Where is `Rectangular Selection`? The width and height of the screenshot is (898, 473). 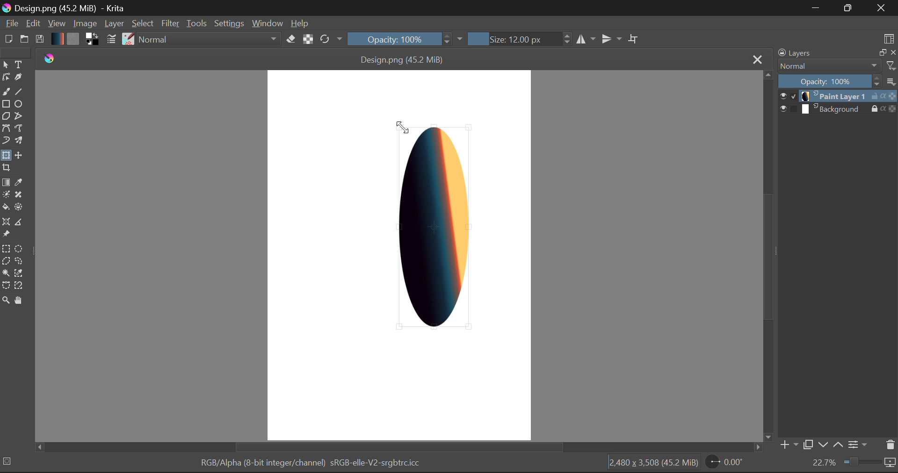 Rectangular Selection is located at coordinates (6, 248).